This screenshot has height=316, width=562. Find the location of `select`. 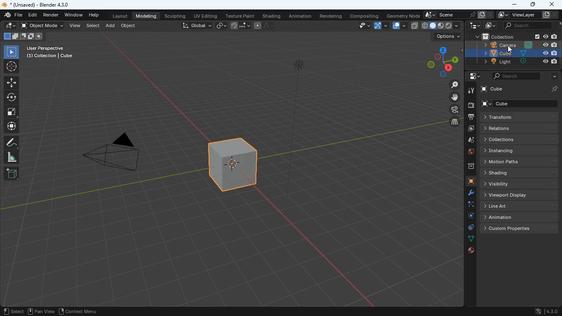

select is located at coordinates (10, 51).